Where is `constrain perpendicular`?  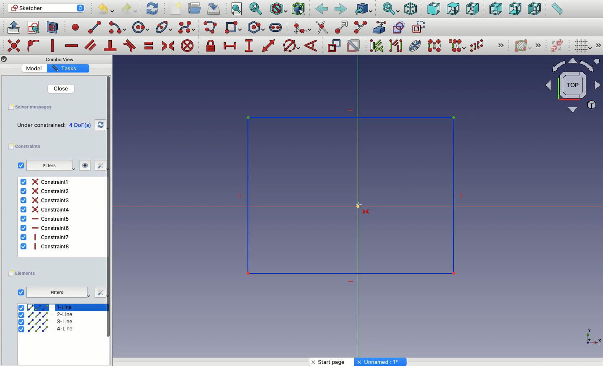
constrain perpendicular is located at coordinates (111, 46).